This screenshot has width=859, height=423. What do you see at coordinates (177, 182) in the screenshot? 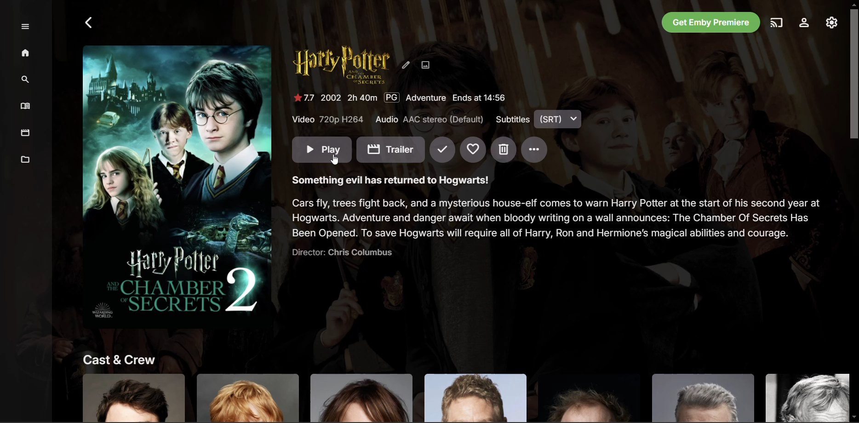
I see `Movie Image - Click to Play` at bounding box center [177, 182].